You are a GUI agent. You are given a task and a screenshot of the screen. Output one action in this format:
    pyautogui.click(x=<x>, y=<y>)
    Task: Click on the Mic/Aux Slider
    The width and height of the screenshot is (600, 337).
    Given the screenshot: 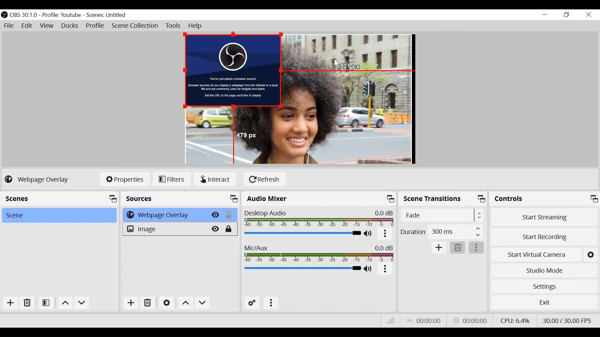 What is the action you would take?
    pyautogui.click(x=302, y=268)
    